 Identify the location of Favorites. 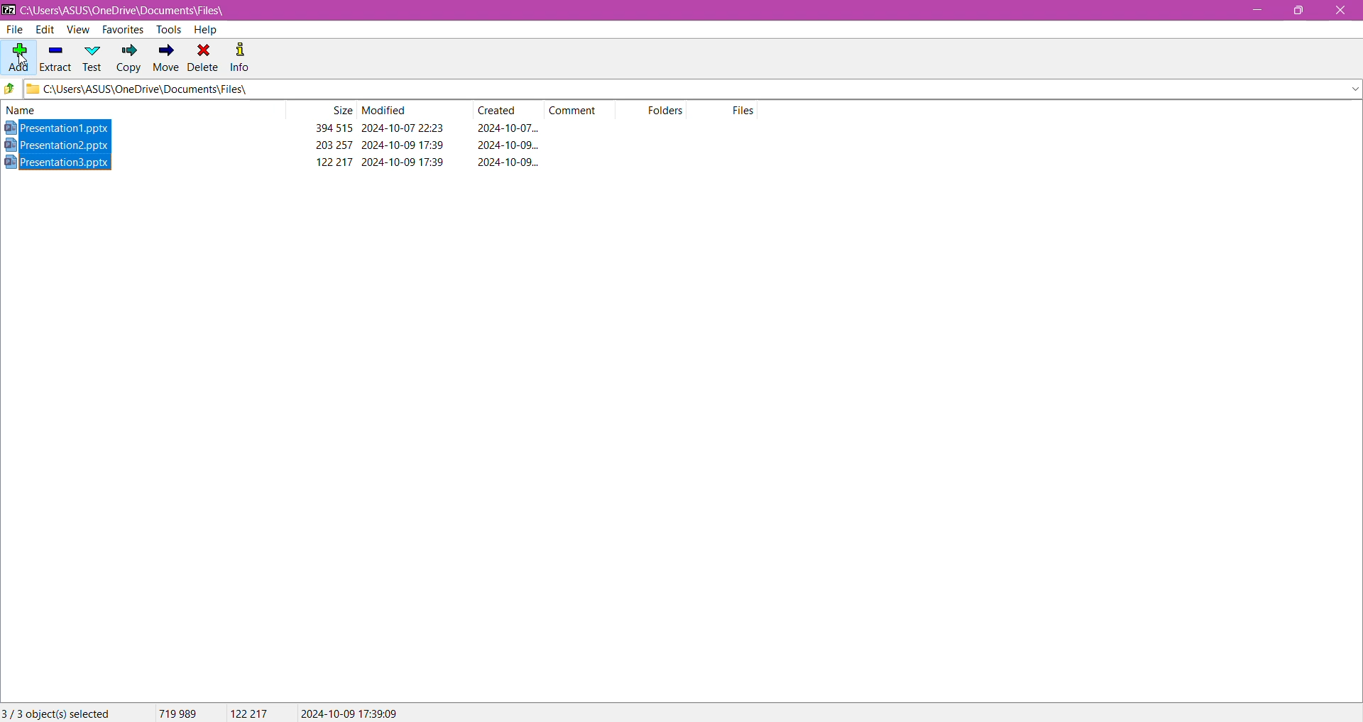
(121, 30).